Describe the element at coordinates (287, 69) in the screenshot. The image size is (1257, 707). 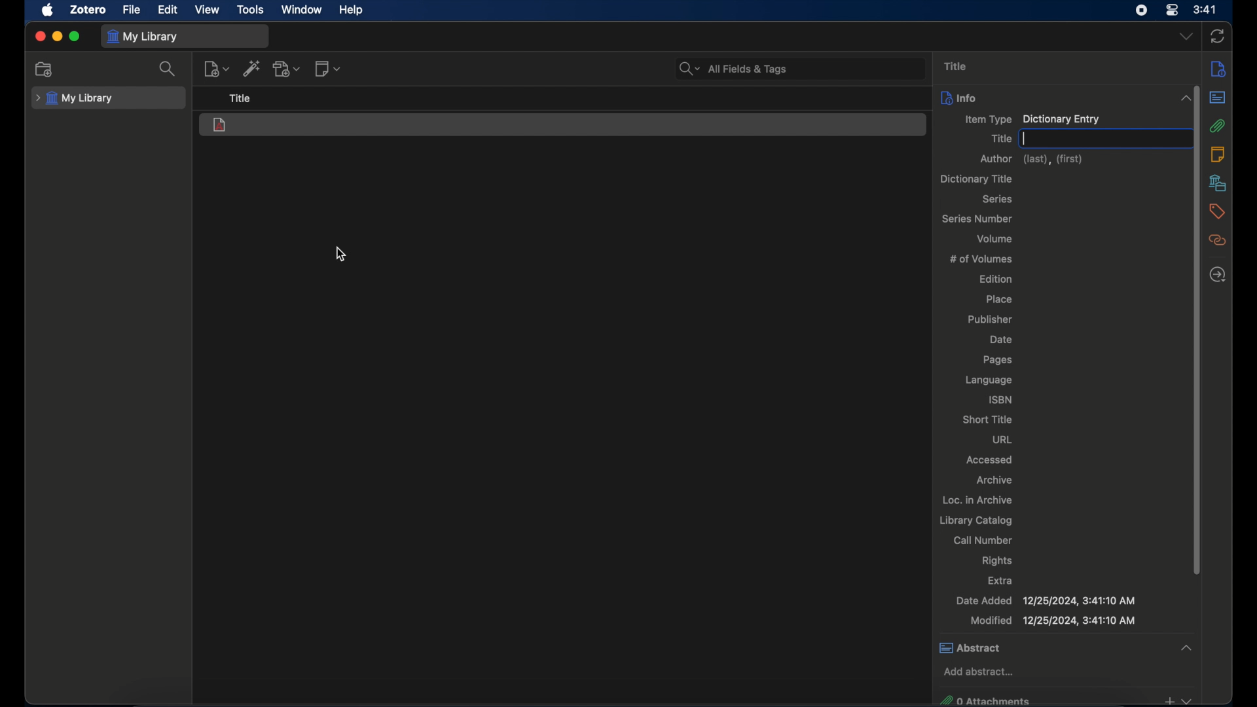
I see `add attachment` at that location.